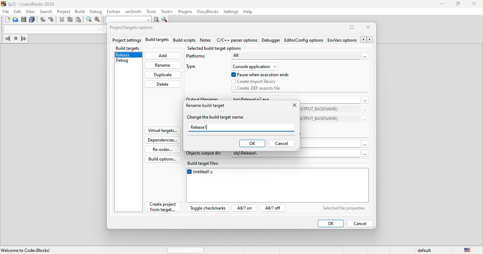 The width and height of the screenshot is (483, 254). I want to click on united state, so click(468, 250).